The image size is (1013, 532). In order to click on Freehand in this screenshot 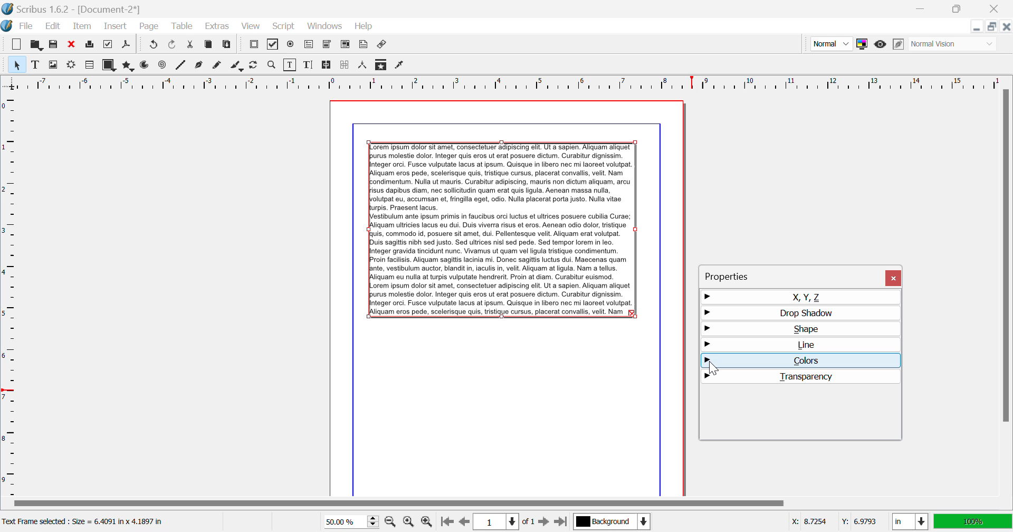, I will do `click(218, 66)`.